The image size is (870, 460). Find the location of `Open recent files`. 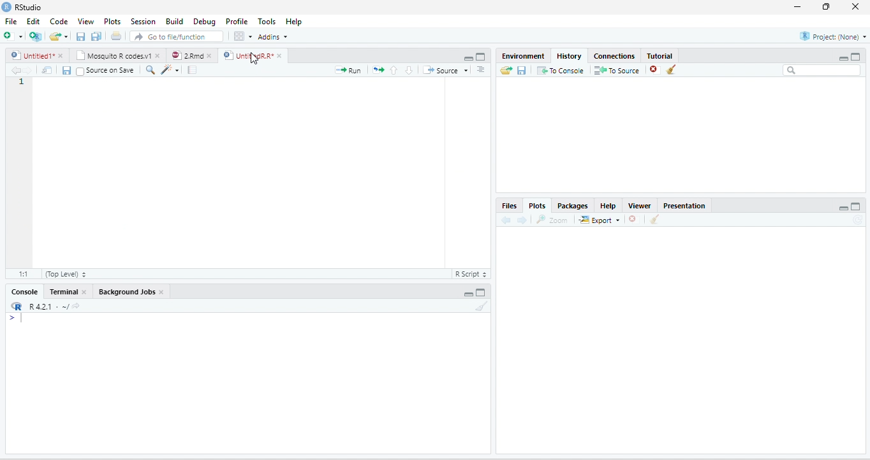

Open recent files is located at coordinates (66, 36).